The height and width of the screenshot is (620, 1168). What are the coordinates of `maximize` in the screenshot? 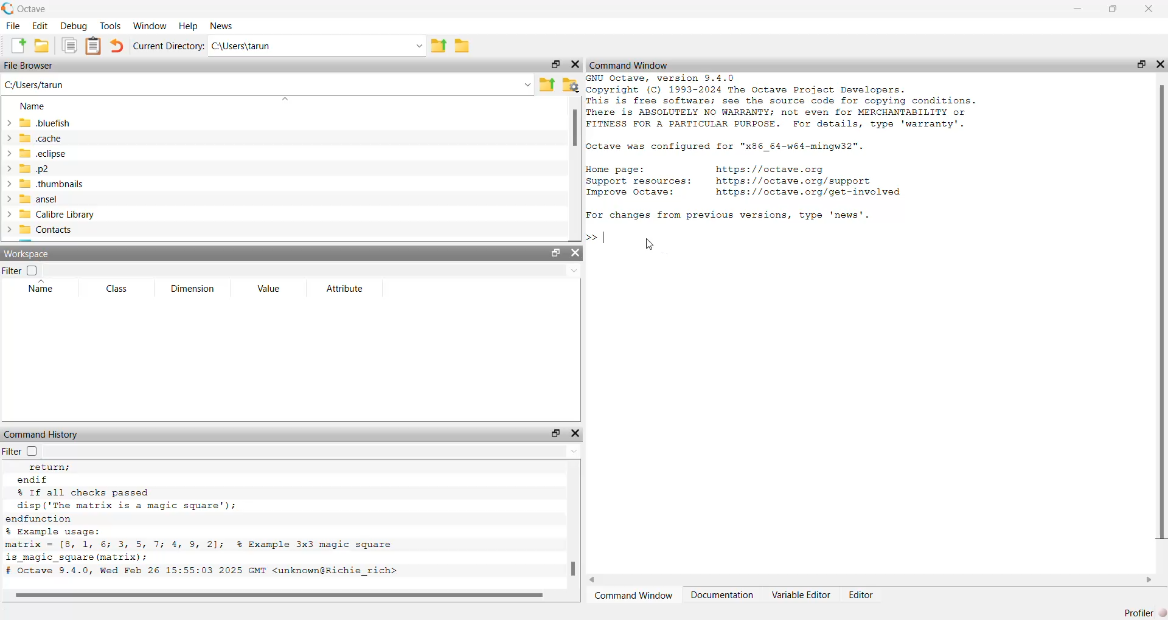 It's located at (1112, 9).